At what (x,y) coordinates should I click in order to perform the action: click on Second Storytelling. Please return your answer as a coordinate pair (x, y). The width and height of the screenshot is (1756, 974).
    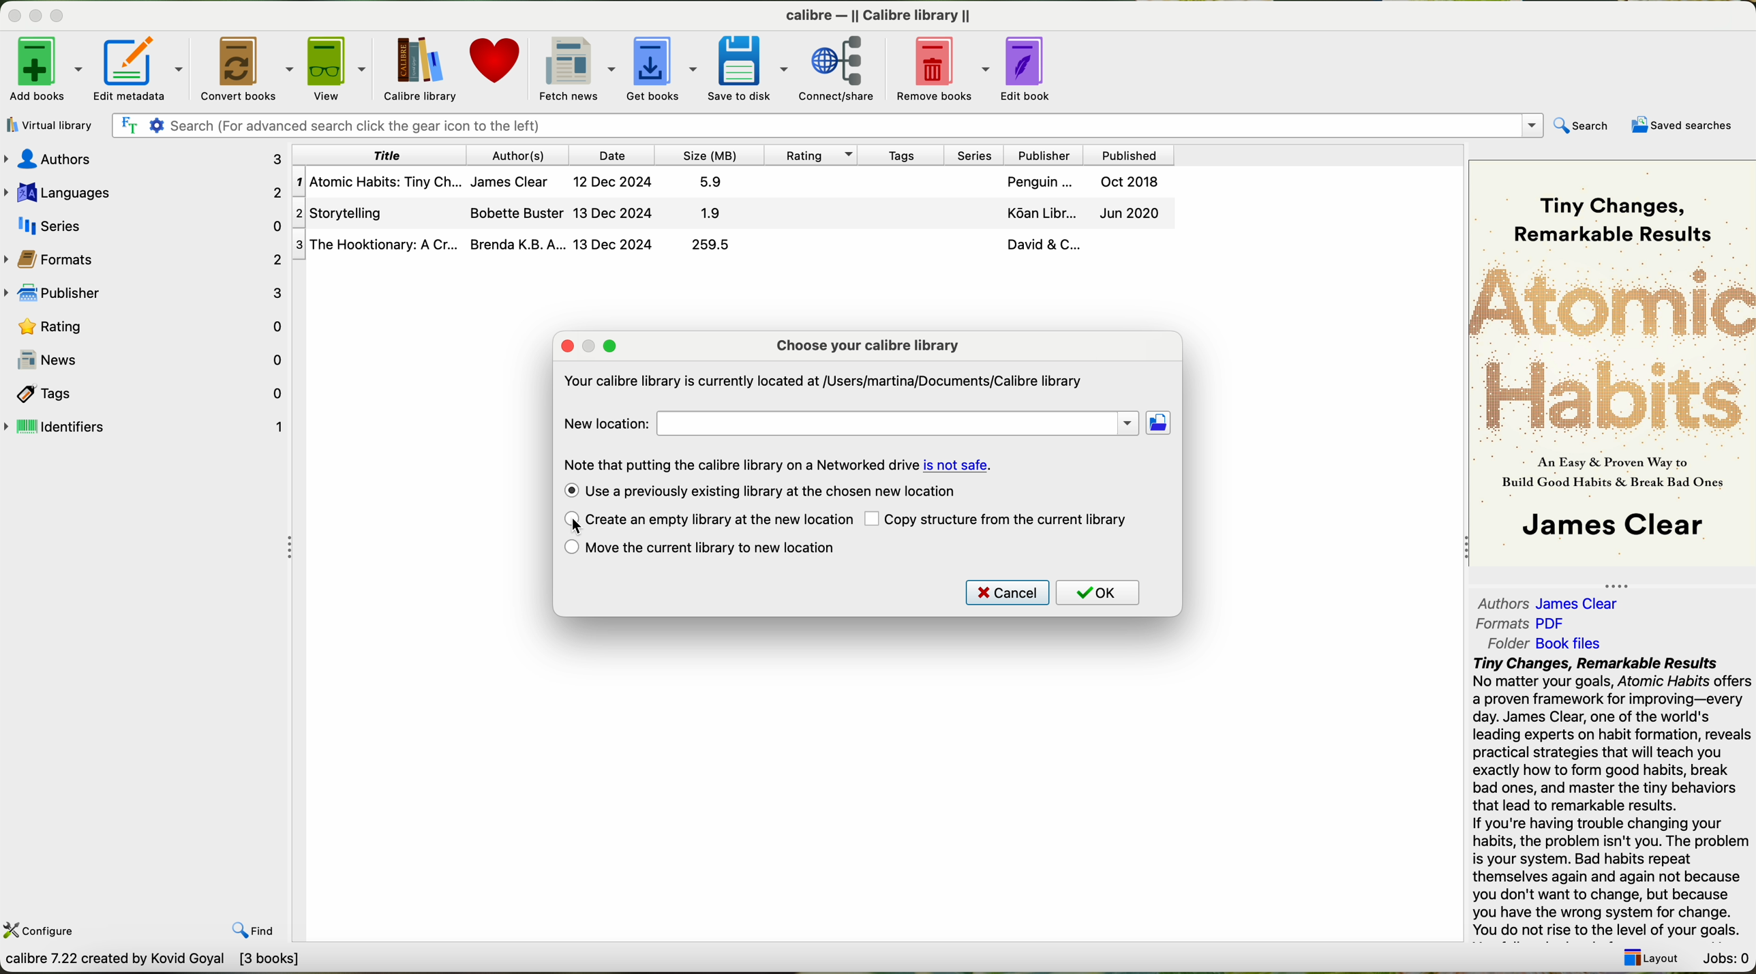
    Looking at the image, I should click on (736, 214).